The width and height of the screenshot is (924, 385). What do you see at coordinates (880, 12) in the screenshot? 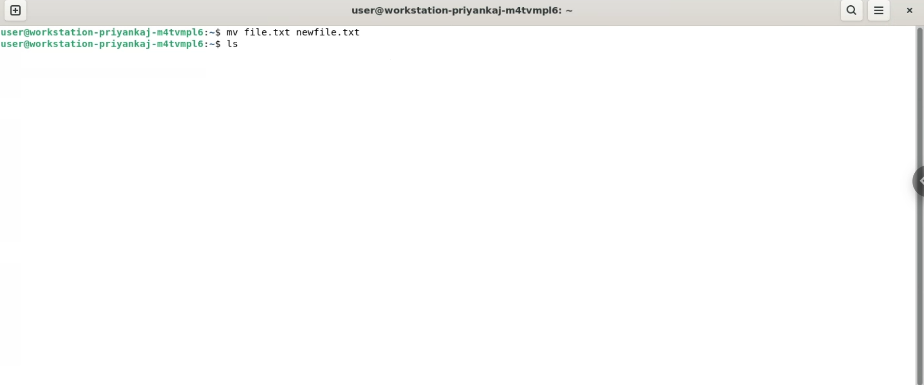
I see `menu` at bounding box center [880, 12].